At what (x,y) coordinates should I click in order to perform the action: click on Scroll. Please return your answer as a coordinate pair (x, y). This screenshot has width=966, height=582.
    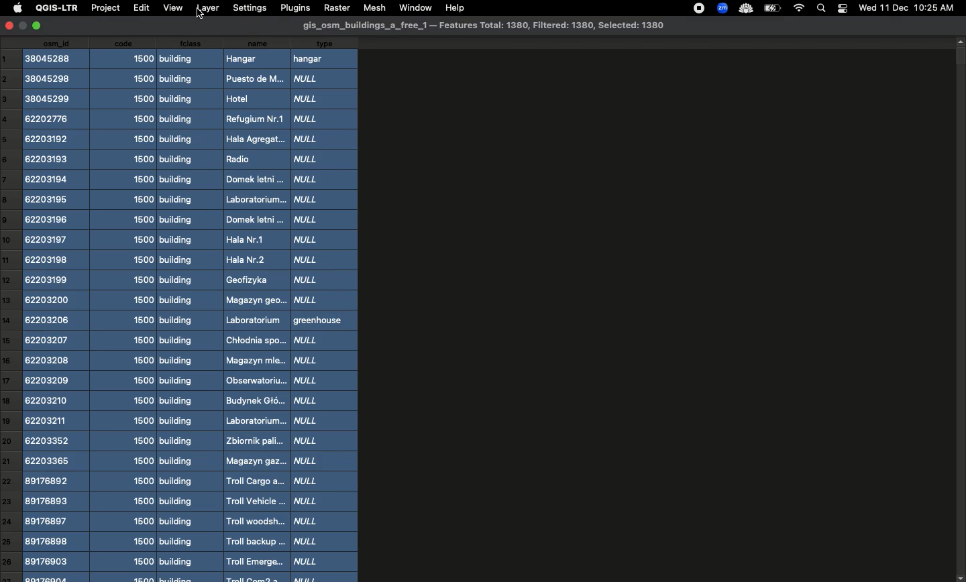
    Looking at the image, I should click on (960, 309).